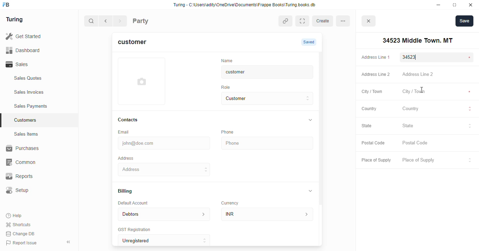 The height and width of the screenshot is (251, 479). I want to click on Saved, so click(310, 42).